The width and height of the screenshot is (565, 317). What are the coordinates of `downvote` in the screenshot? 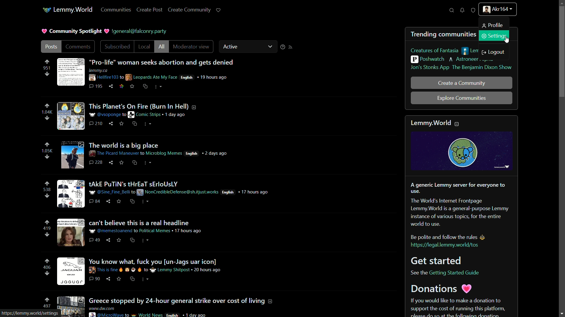 It's located at (47, 74).